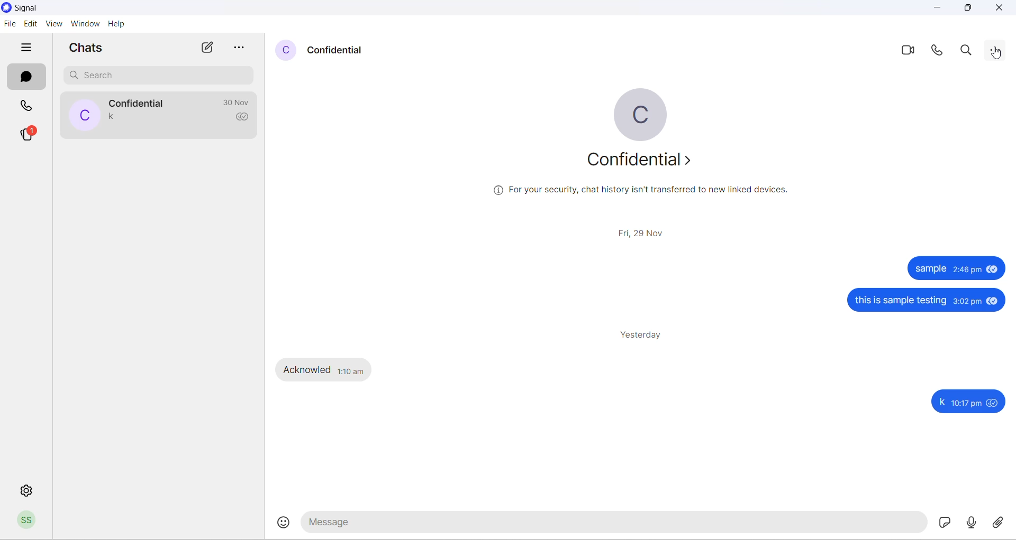 This screenshot has width=1016, height=540. Describe the element at coordinates (944, 523) in the screenshot. I see `sticker` at that location.